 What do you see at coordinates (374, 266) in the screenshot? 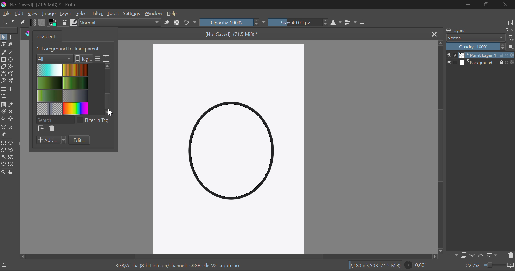
I see `12,480 x 3,508 (71.5 MiB)` at bounding box center [374, 266].